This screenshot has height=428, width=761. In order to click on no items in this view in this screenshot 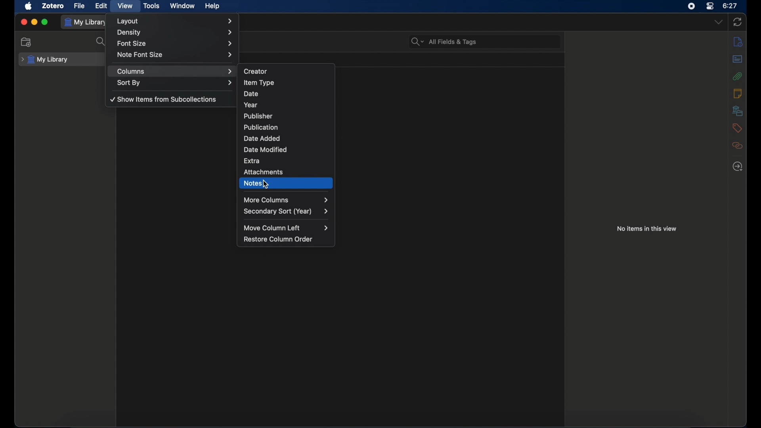, I will do `click(648, 228)`.